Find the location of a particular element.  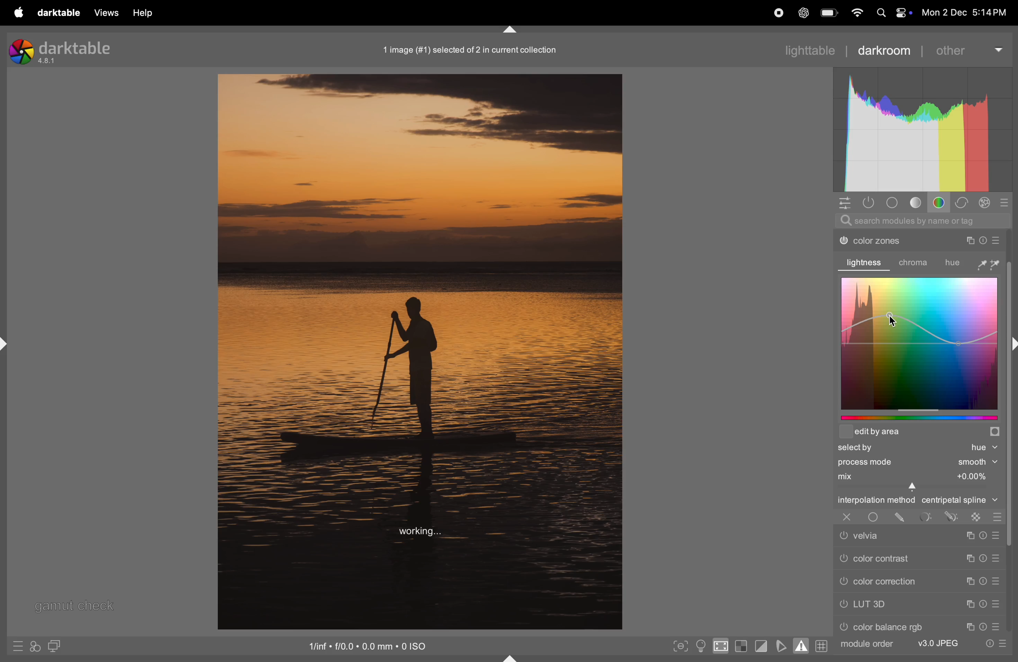

cursor is located at coordinates (894, 319).